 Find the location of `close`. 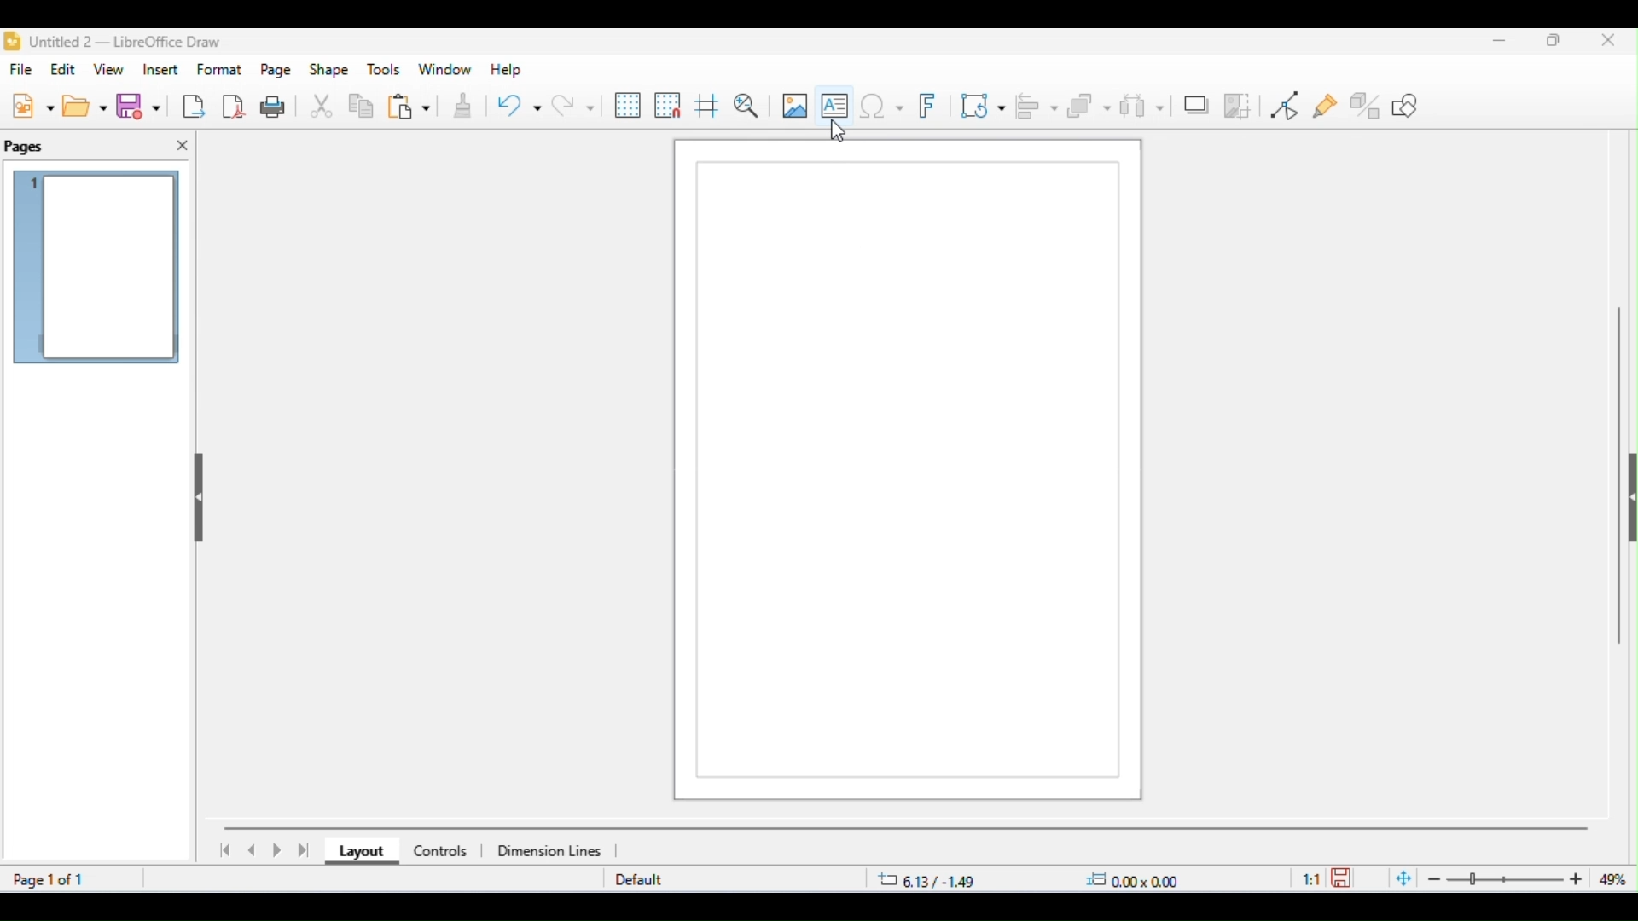

close is located at coordinates (183, 146).